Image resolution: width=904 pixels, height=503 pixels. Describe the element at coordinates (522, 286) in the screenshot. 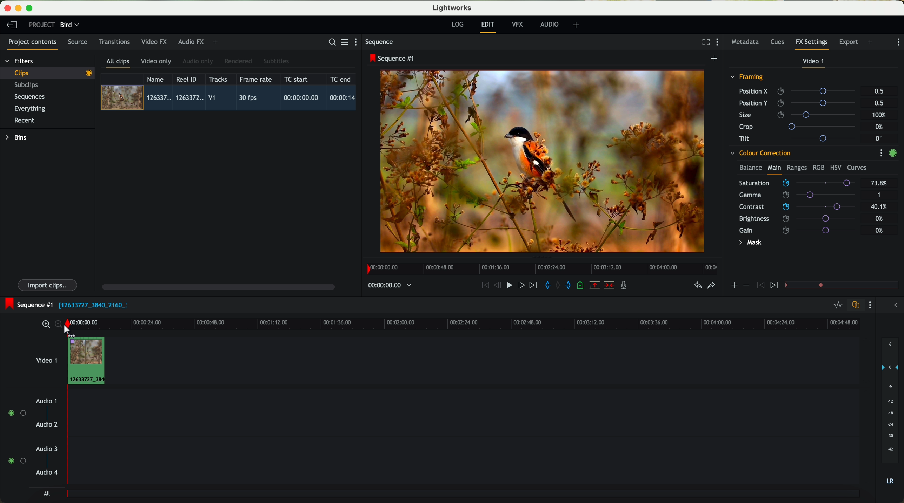

I see `nudge one frame foward` at that location.